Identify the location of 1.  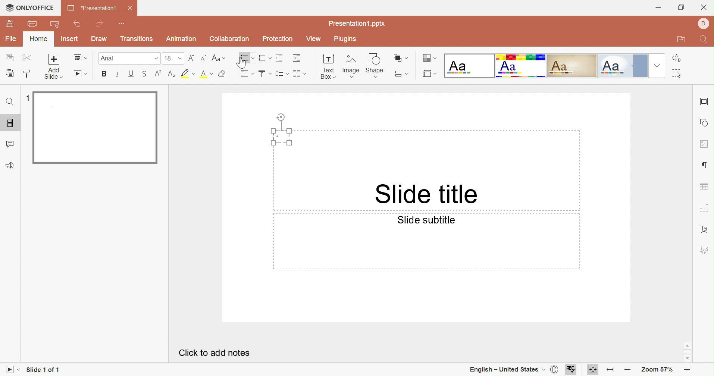
(26, 99).